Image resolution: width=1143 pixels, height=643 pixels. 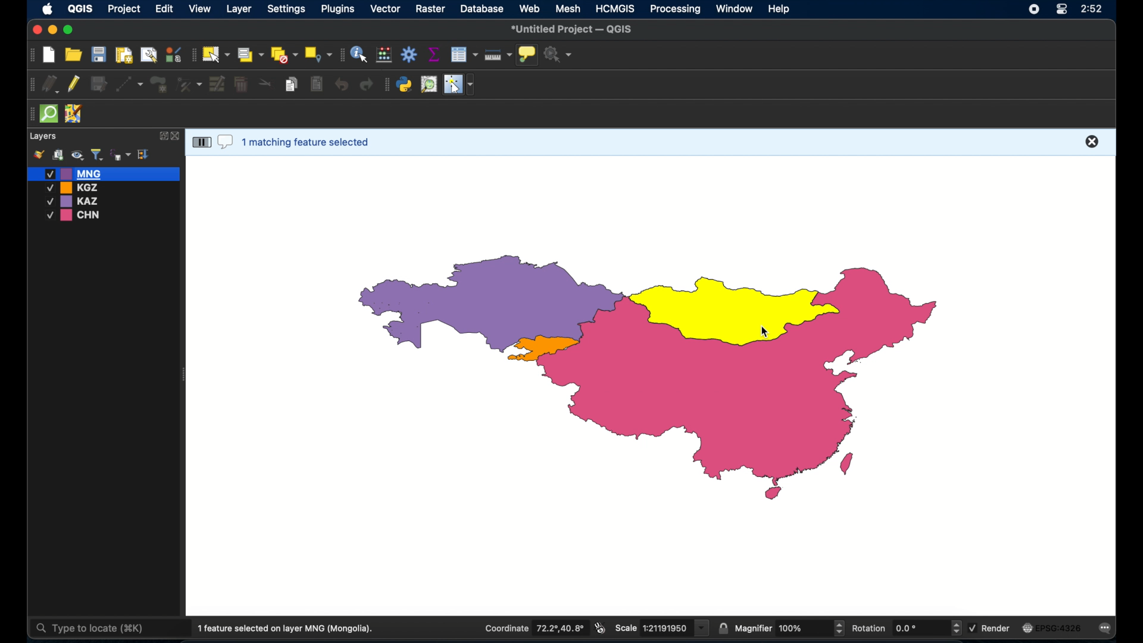 What do you see at coordinates (341, 55) in the screenshot?
I see `attributes toolbar` at bounding box center [341, 55].